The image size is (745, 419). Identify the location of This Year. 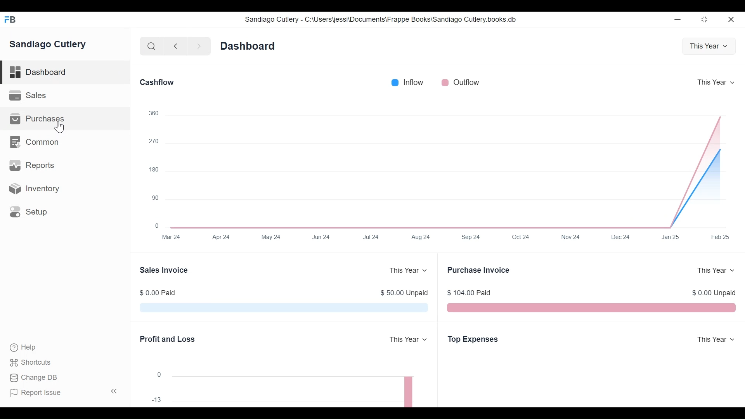
(715, 270).